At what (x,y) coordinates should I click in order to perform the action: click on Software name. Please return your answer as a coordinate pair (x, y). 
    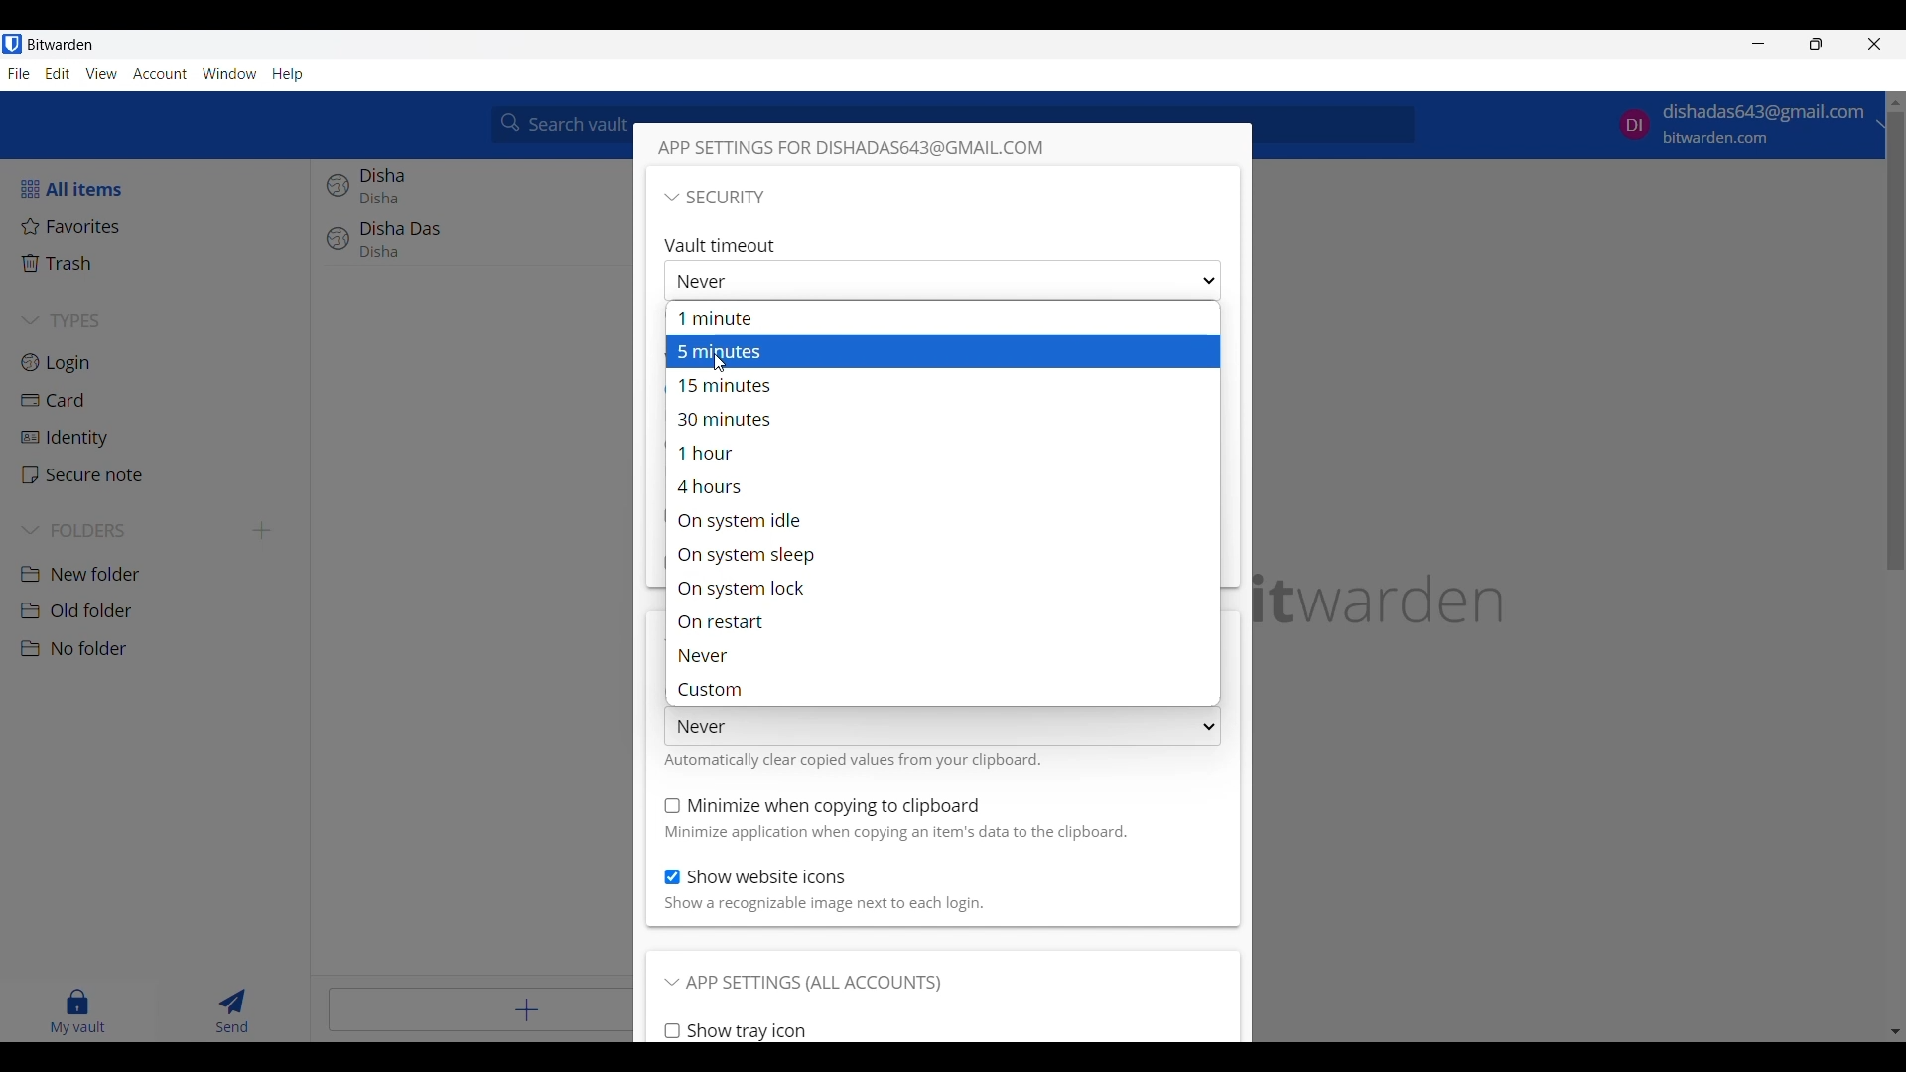
    Looking at the image, I should click on (61, 45).